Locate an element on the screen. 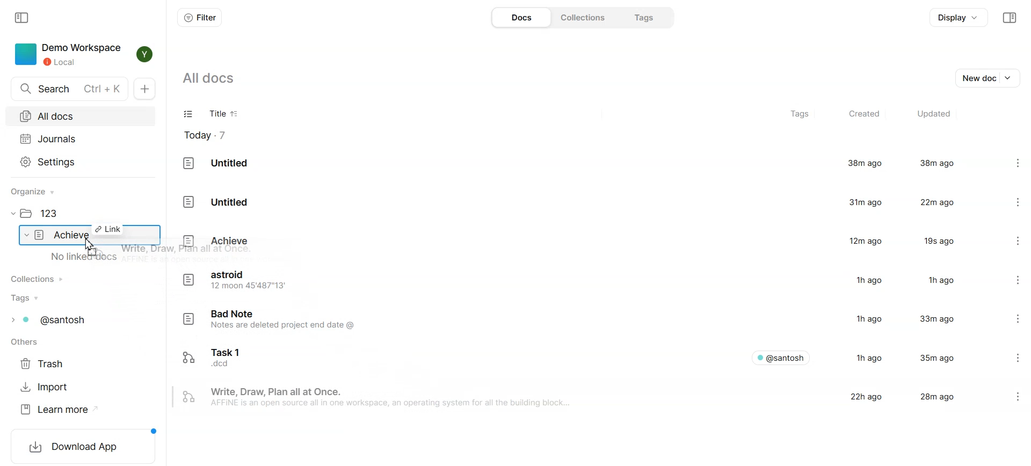 The image size is (1031, 466). Sort is located at coordinates (235, 114).